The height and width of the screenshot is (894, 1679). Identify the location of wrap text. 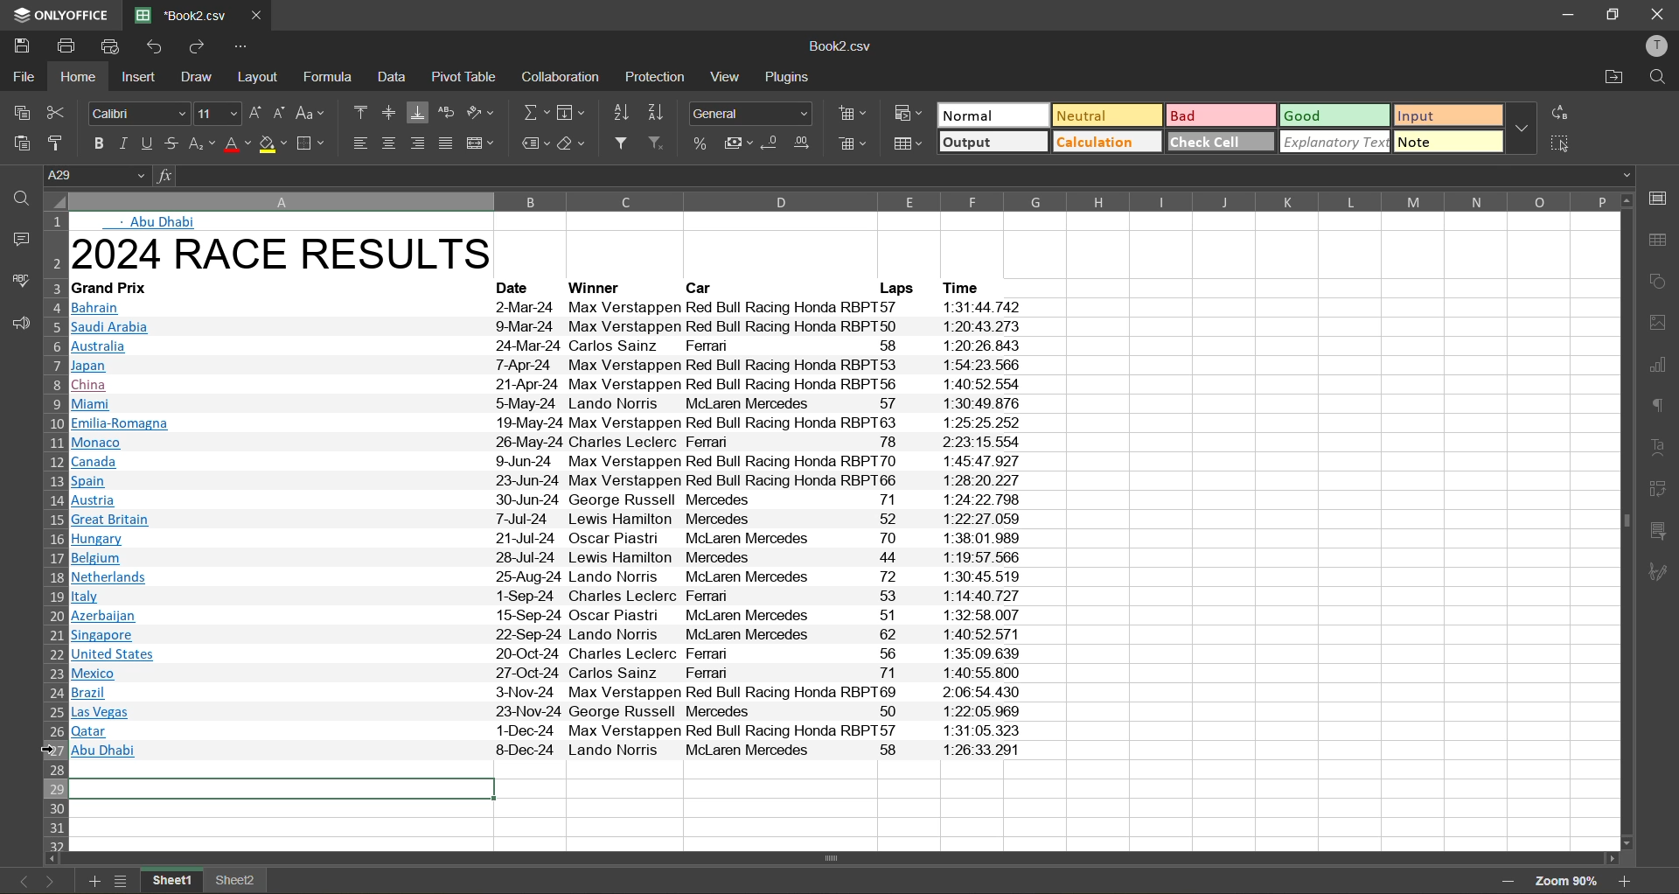
(446, 112).